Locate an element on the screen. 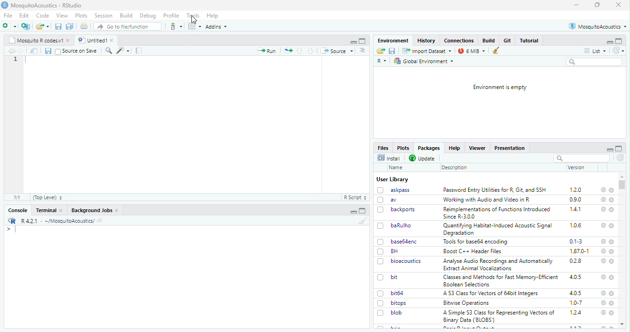 The image size is (630, 332). open file is located at coordinates (10, 26).